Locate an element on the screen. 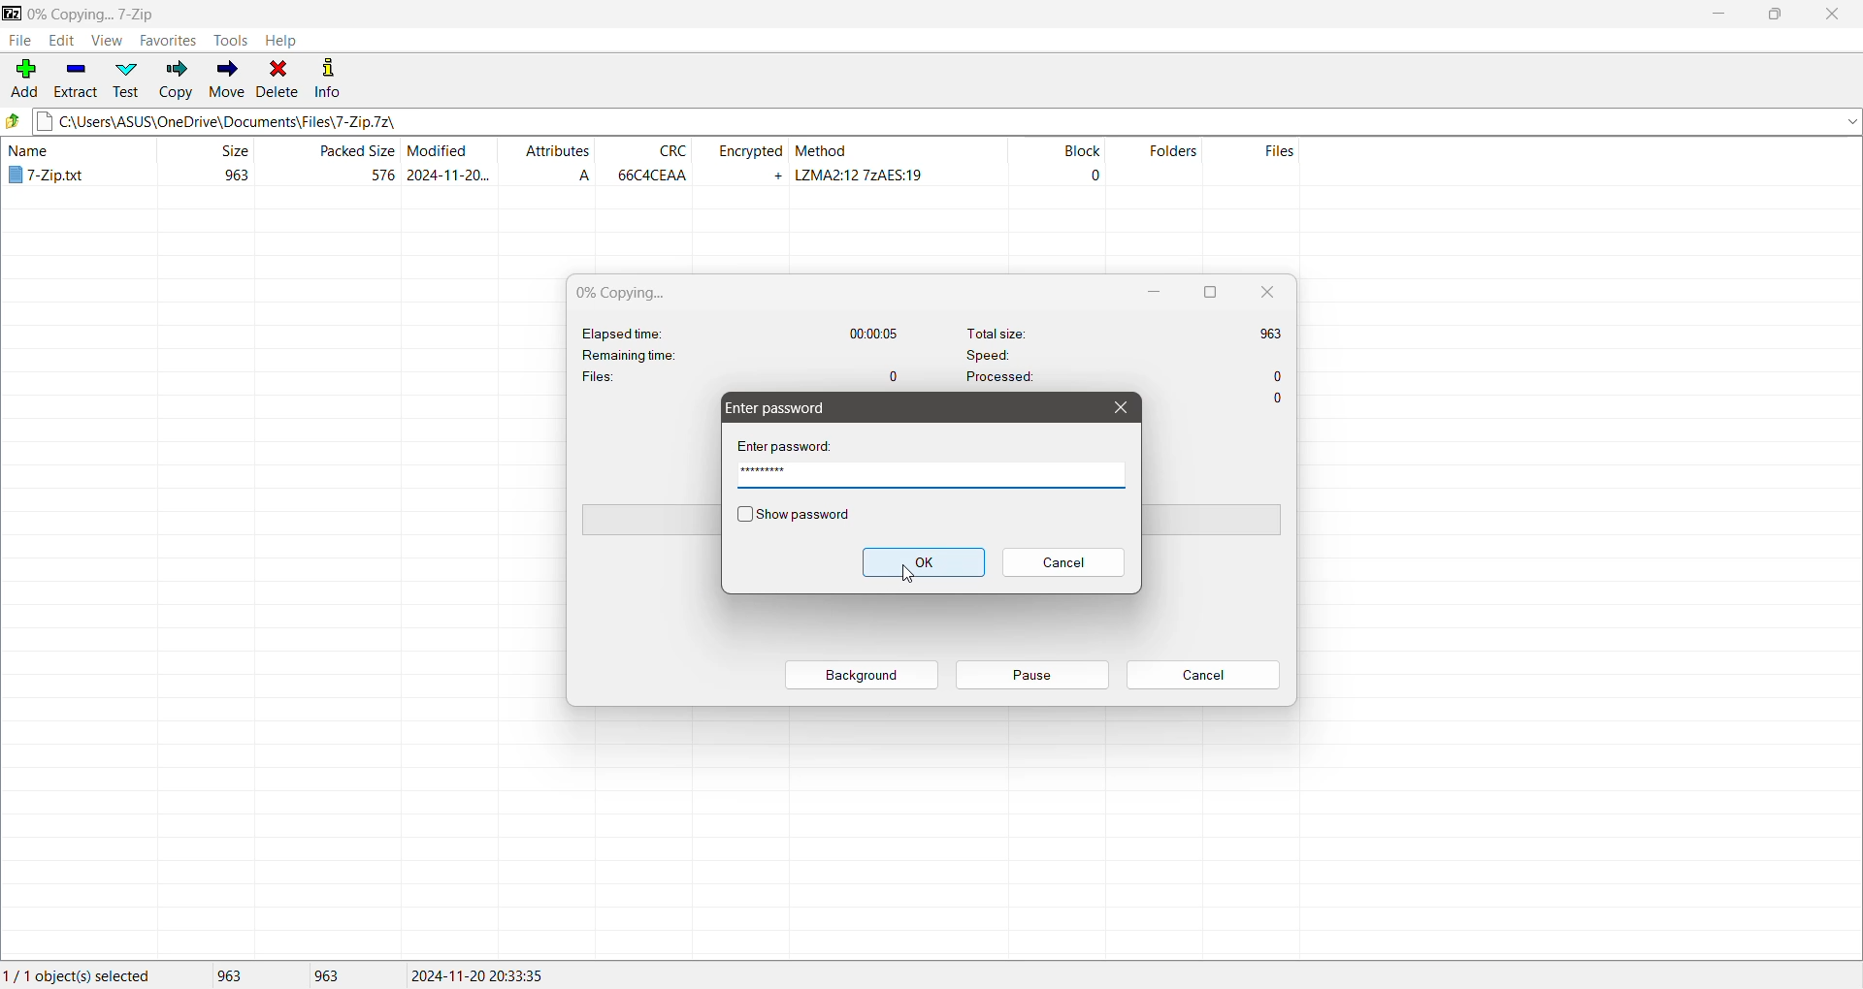  View is located at coordinates (106, 40).